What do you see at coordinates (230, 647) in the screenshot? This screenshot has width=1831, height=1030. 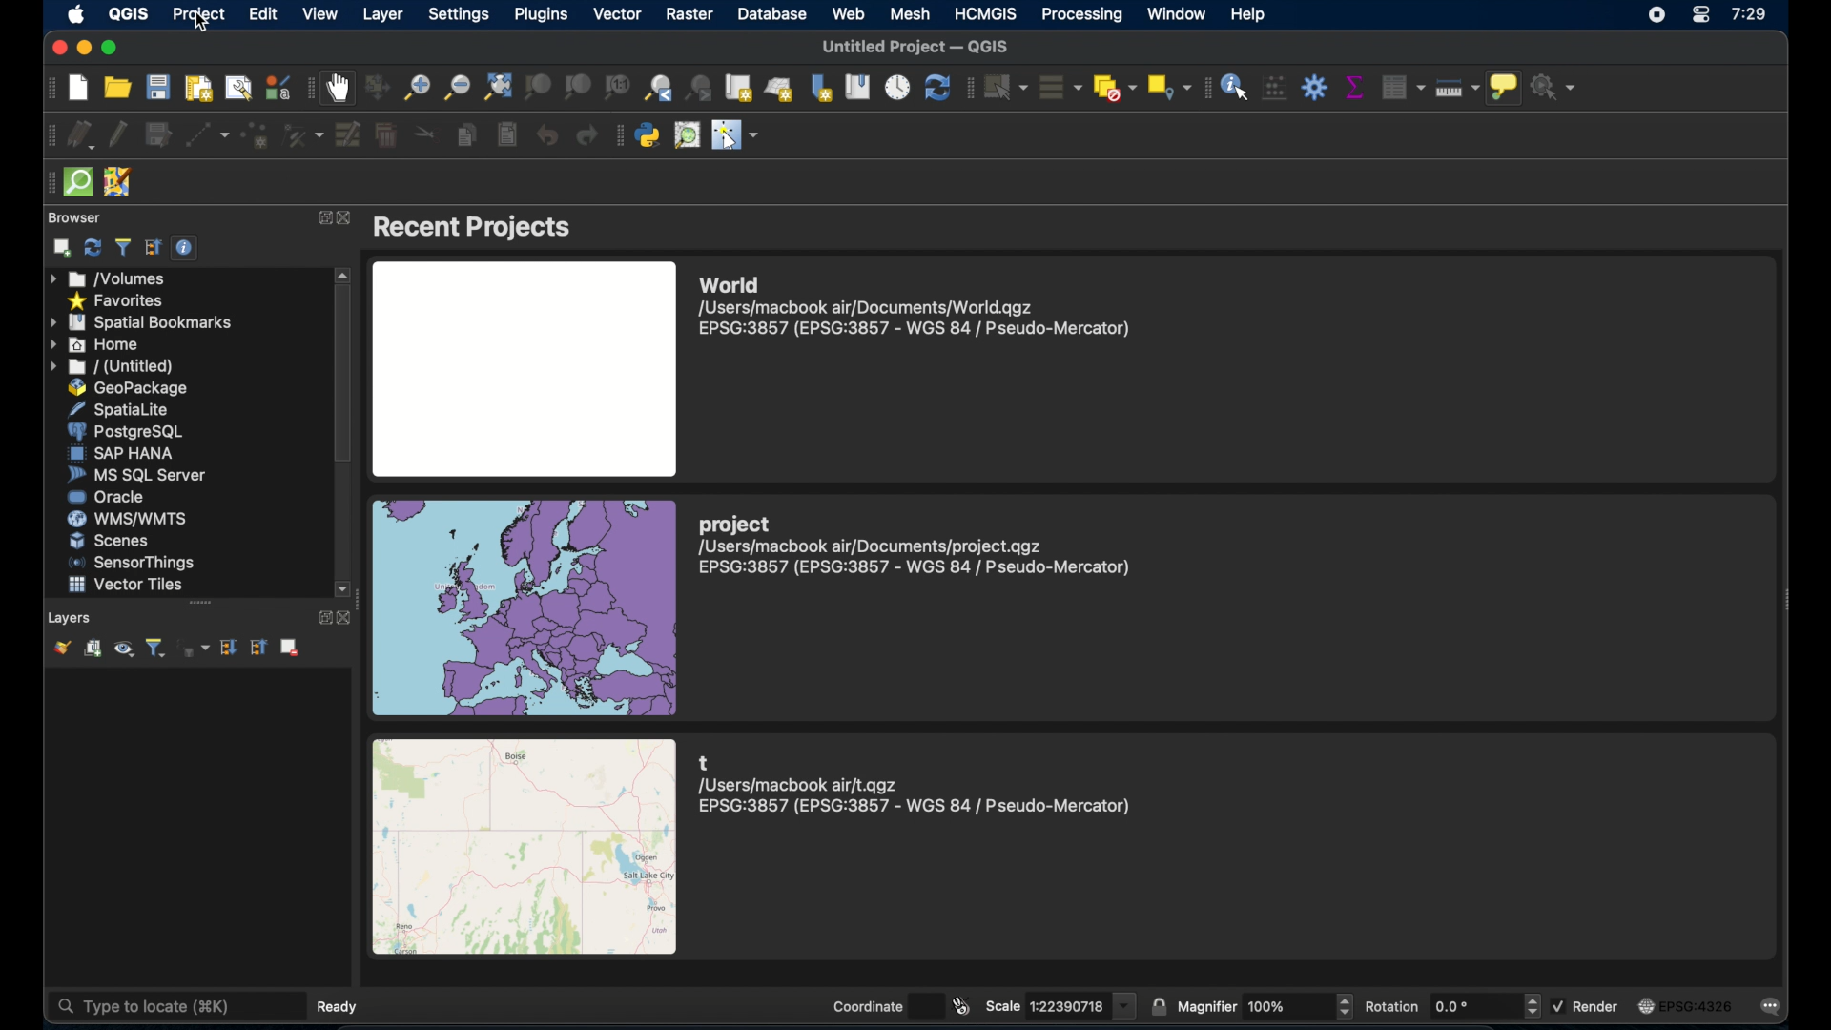 I see `expand all` at bounding box center [230, 647].